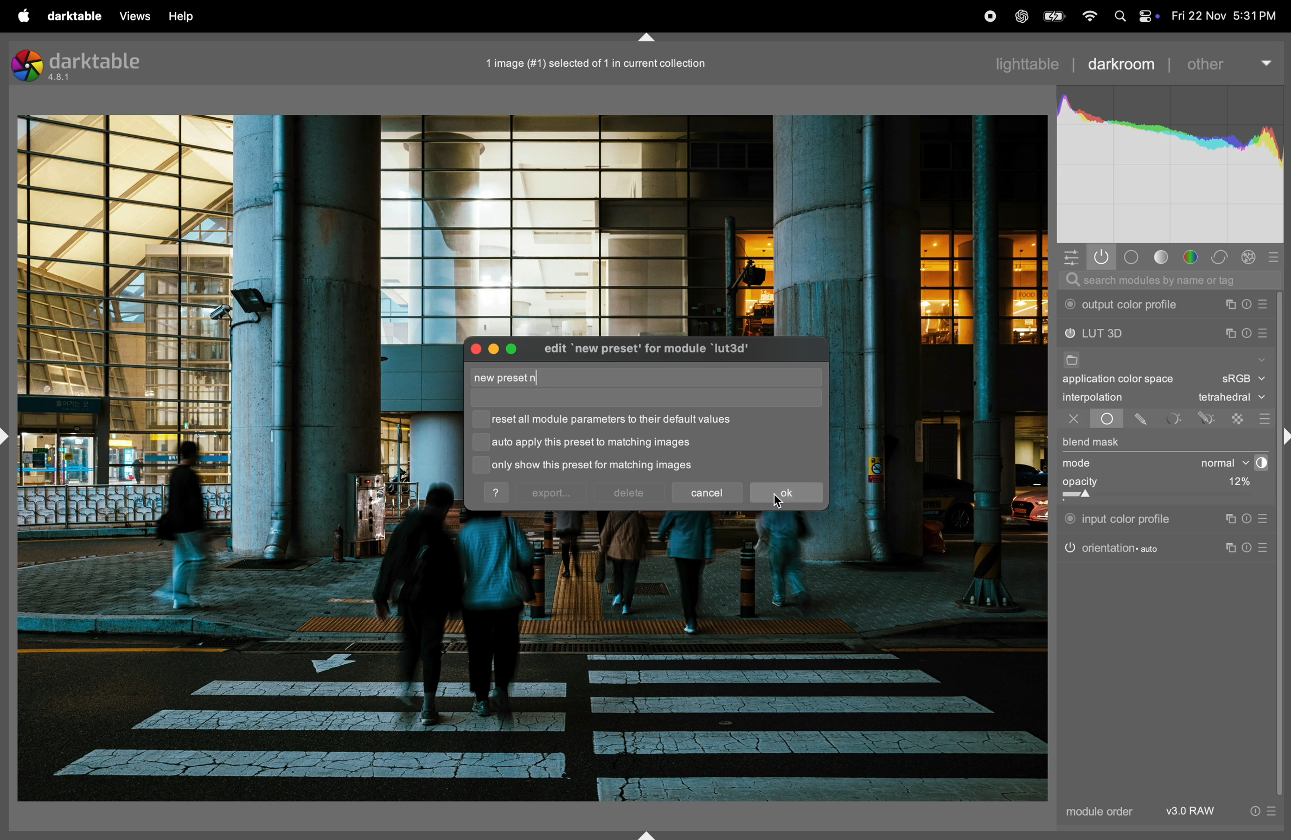 Image resolution: width=1291 pixels, height=840 pixels. I want to click on cursor, so click(540, 379).